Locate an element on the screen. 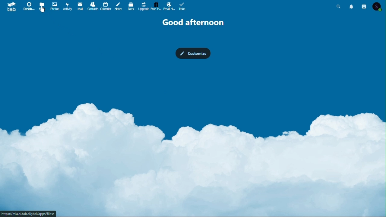 This screenshot has height=217, width=386. notes is located at coordinates (119, 6).